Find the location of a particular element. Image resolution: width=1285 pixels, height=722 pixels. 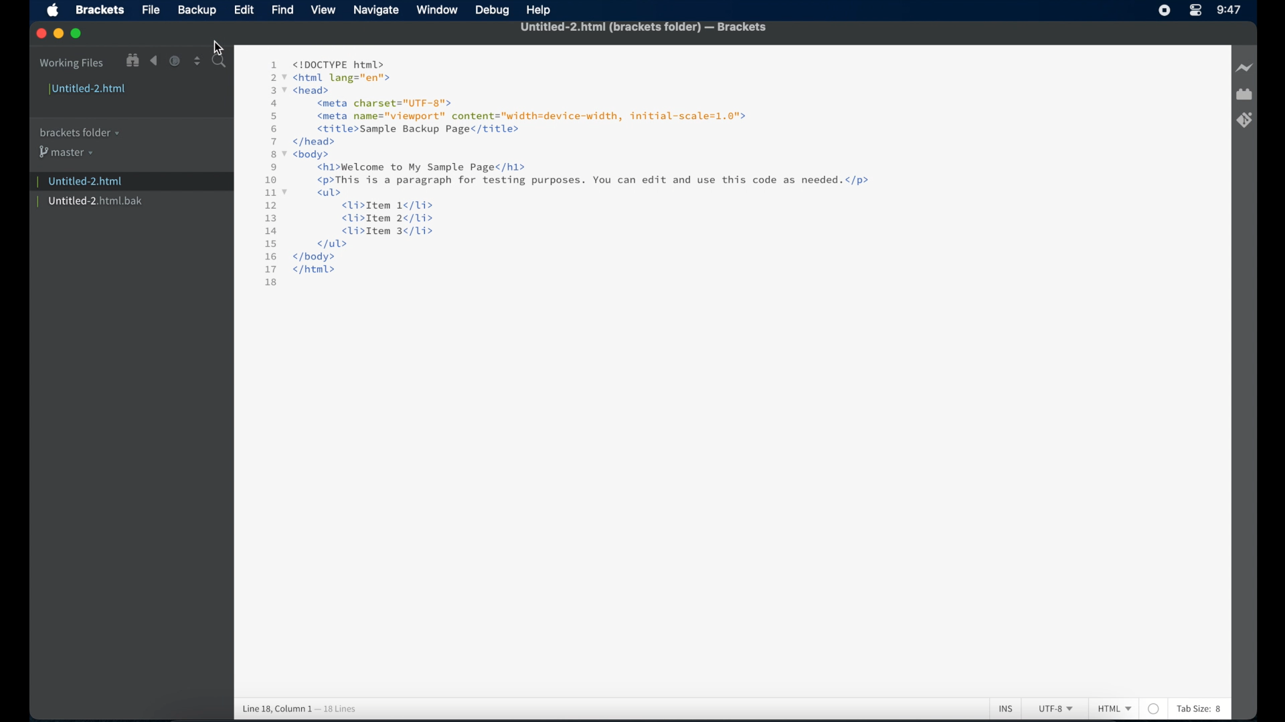

master is located at coordinates (65, 152).